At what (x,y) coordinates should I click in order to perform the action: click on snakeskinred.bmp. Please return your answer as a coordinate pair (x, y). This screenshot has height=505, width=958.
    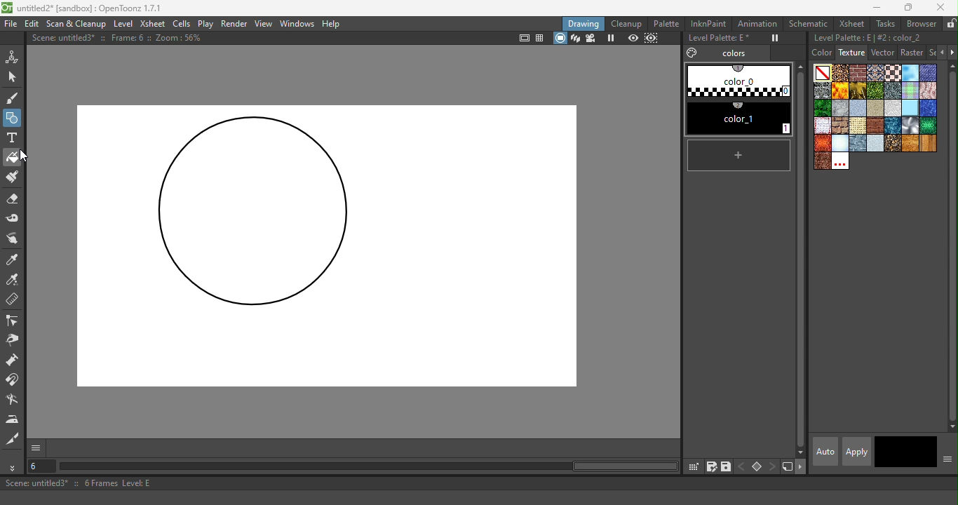
    Looking at the image, I should click on (822, 144).